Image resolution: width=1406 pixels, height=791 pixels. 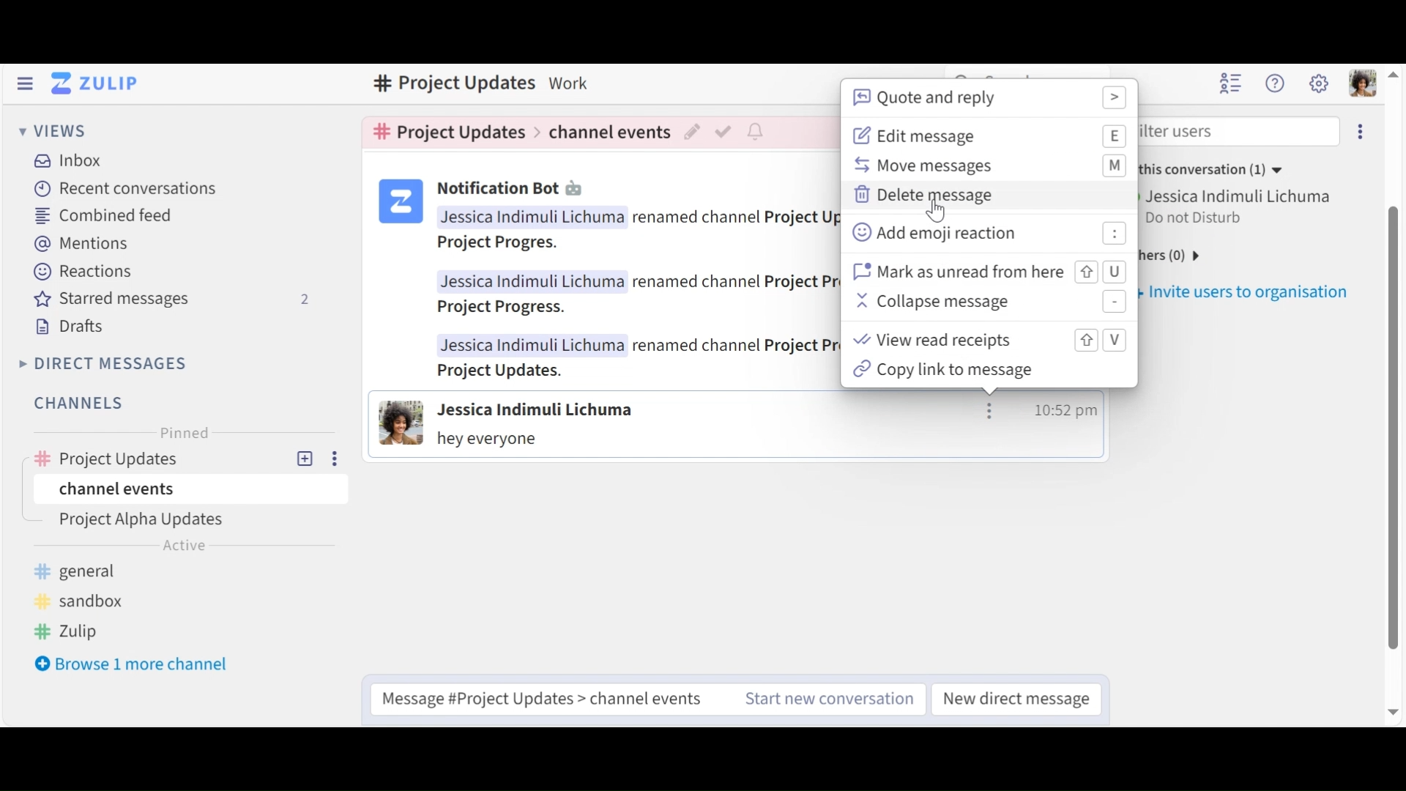 What do you see at coordinates (989, 340) in the screenshot?
I see `View read receipts` at bounding box center [989, 340].